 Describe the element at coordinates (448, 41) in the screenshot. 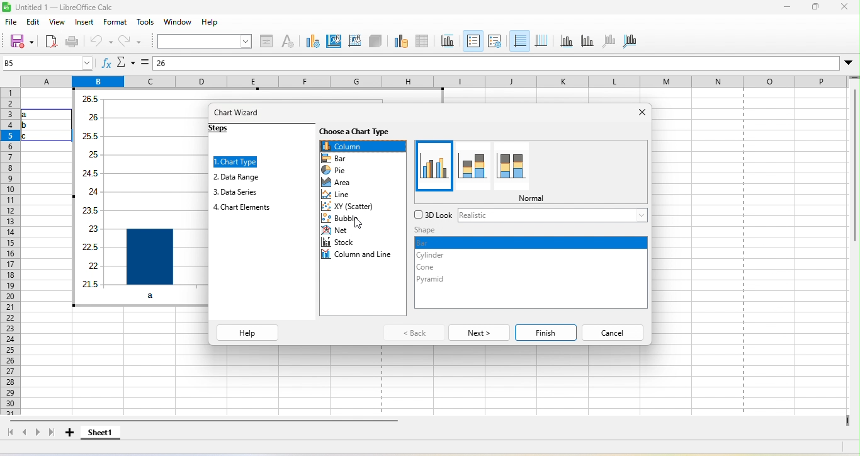

I see `title` at that location.